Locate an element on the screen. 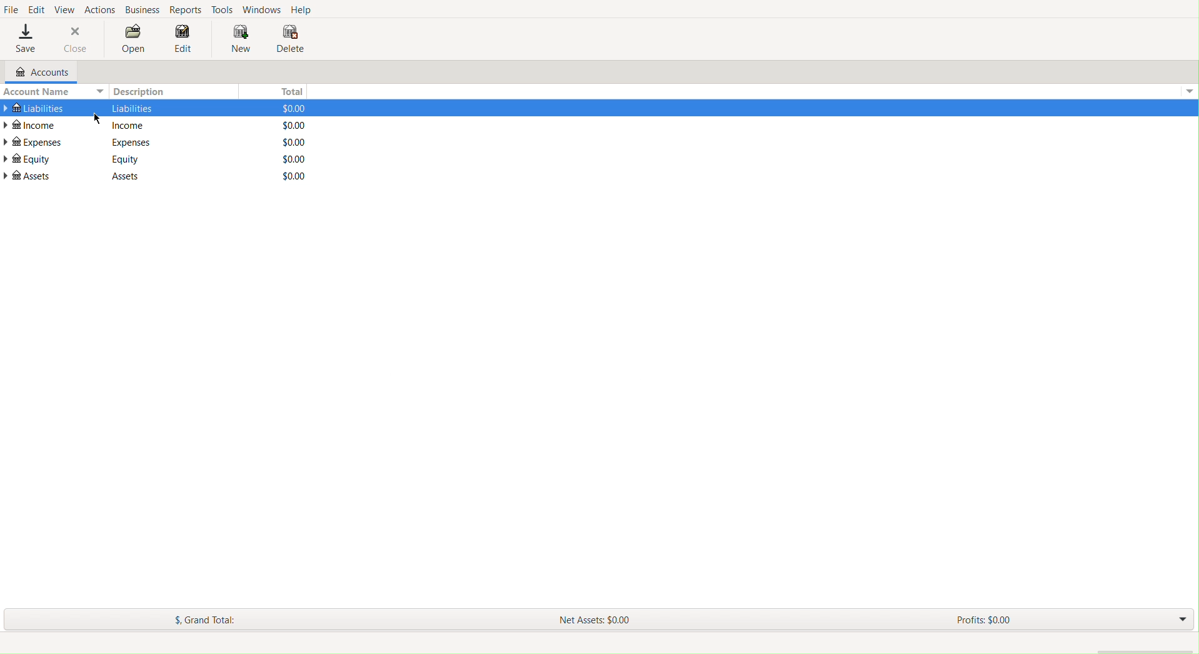 The image size is (1199, 654). Expenses is located at coordinates (130, 142).